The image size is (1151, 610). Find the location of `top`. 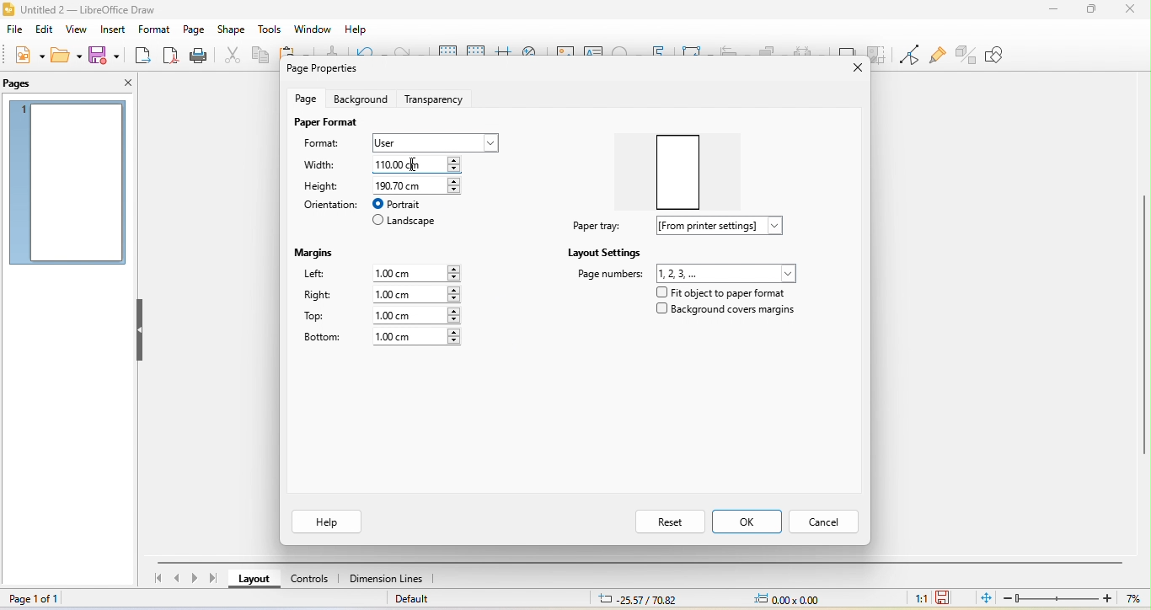

top is located at coordinates (322, 317).